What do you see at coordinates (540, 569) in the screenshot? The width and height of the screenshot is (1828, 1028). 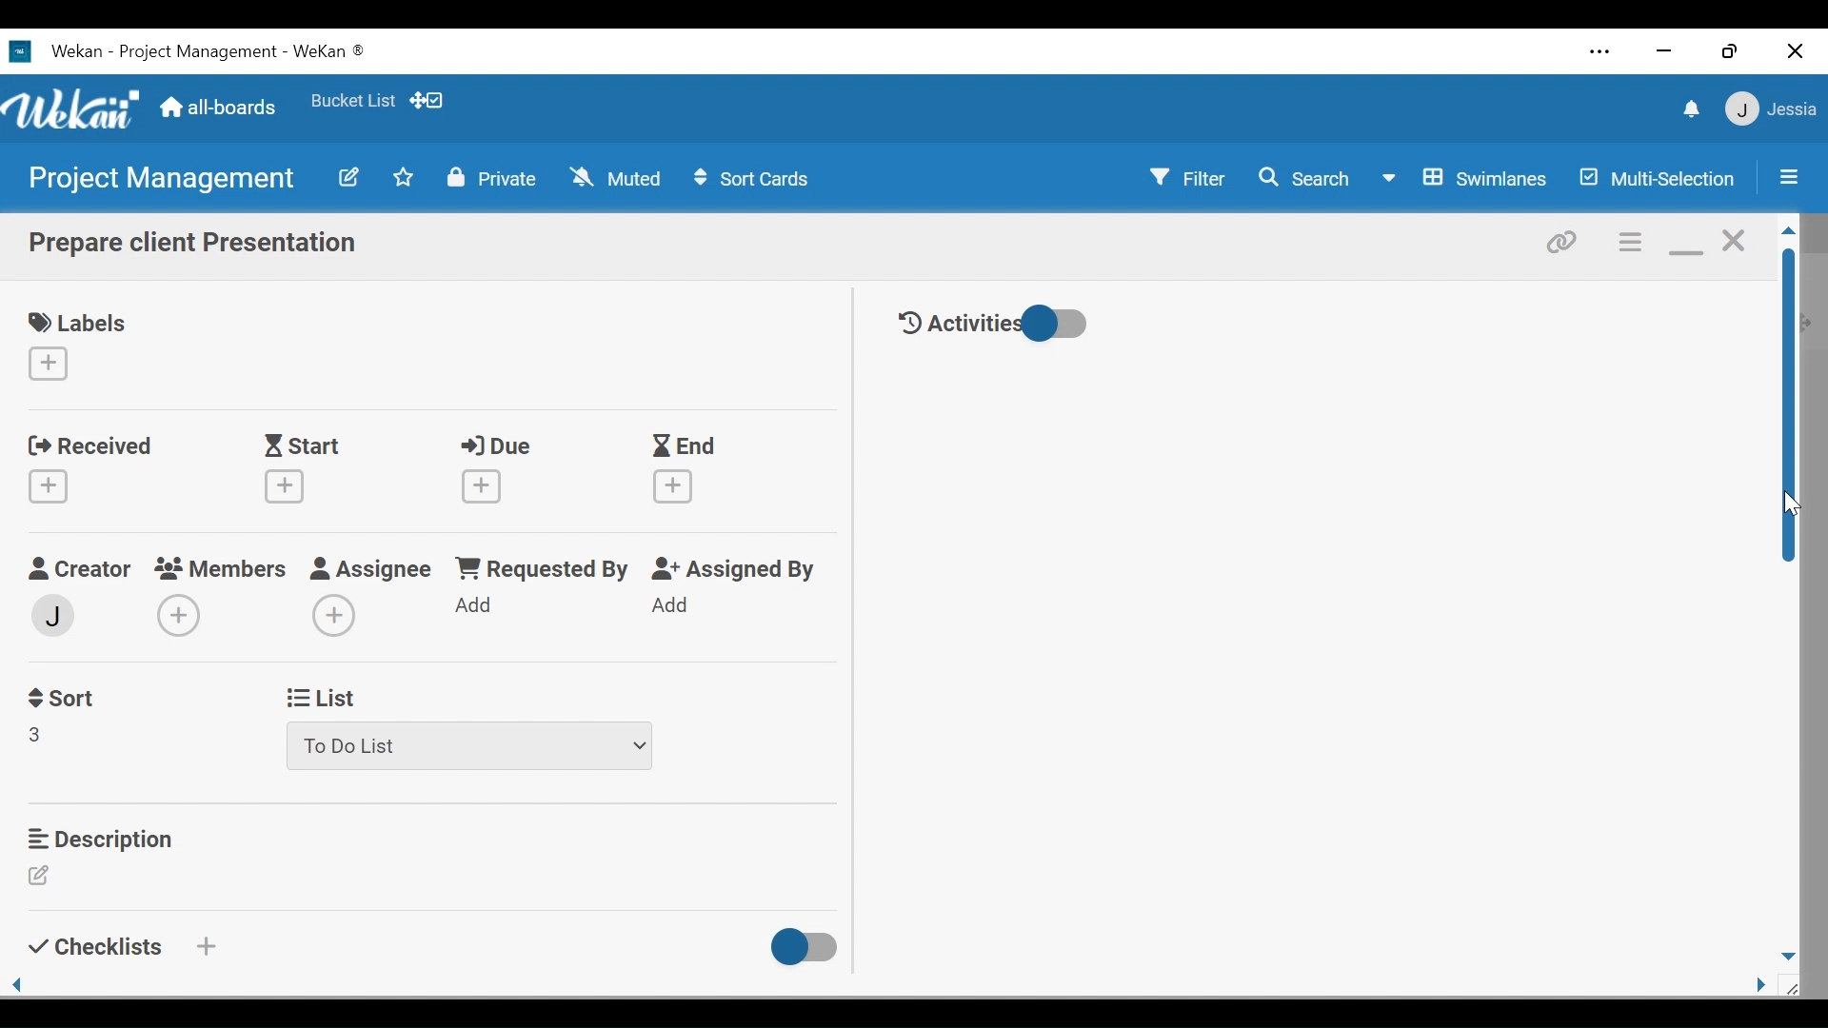 I see `Requested by` at bounding box center [540, 569].